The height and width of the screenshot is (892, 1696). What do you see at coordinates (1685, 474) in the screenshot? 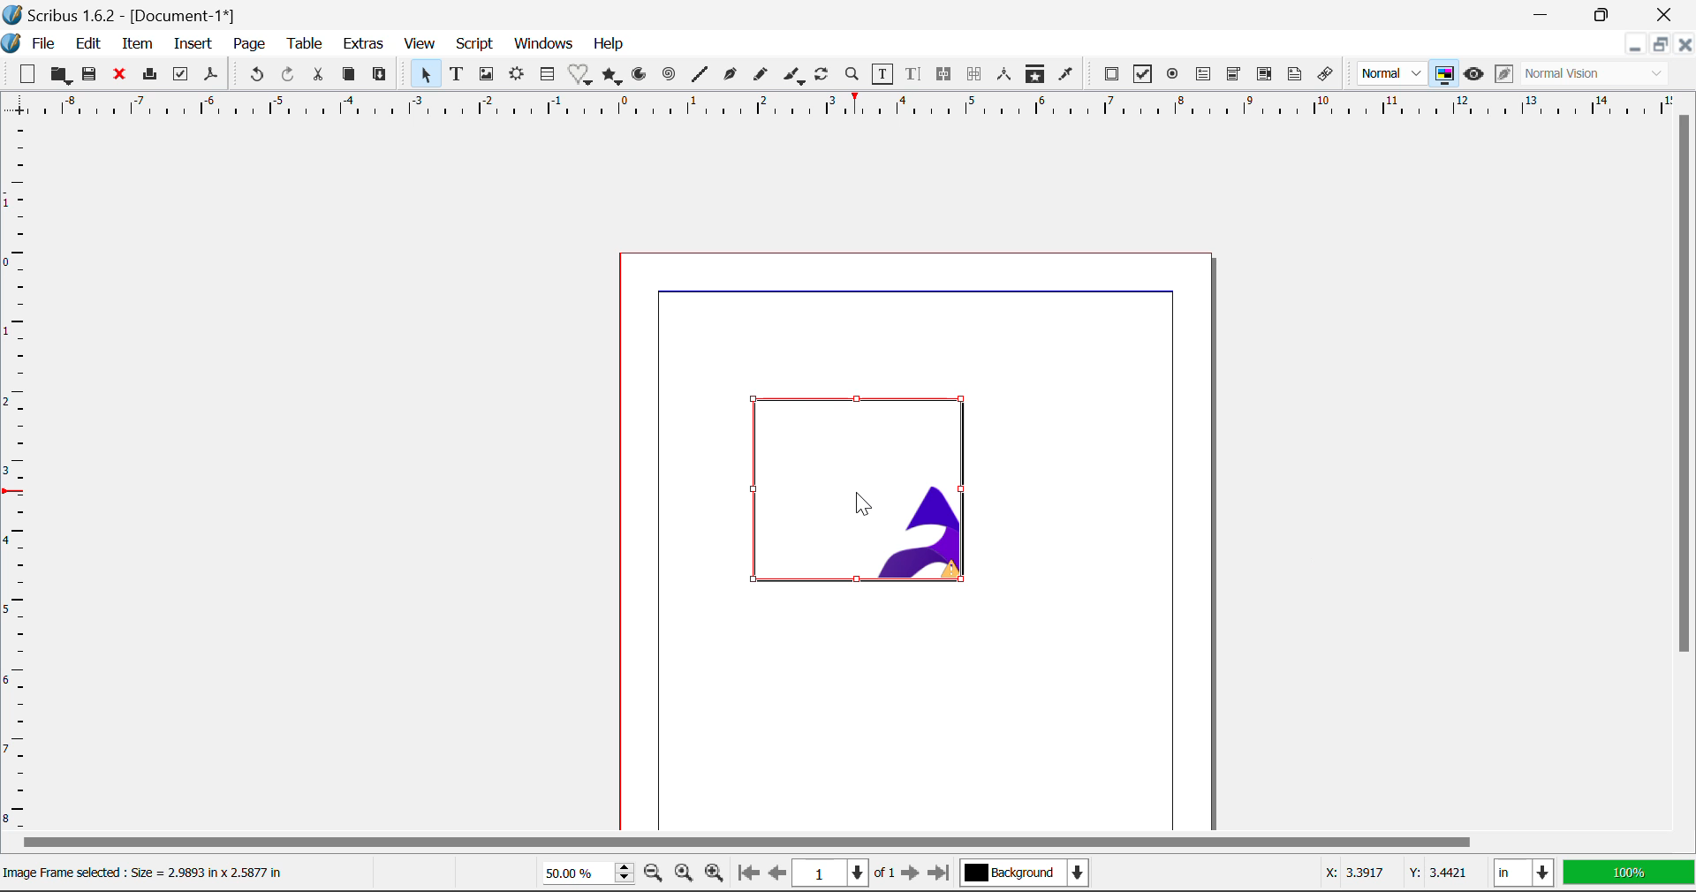
I see `Vertical Scroll Bar` at bounding box center [1685, 474].